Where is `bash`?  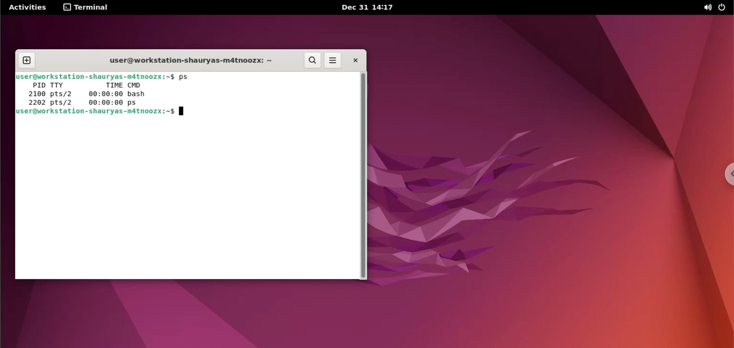
bash is located at coordinates (137, 94).